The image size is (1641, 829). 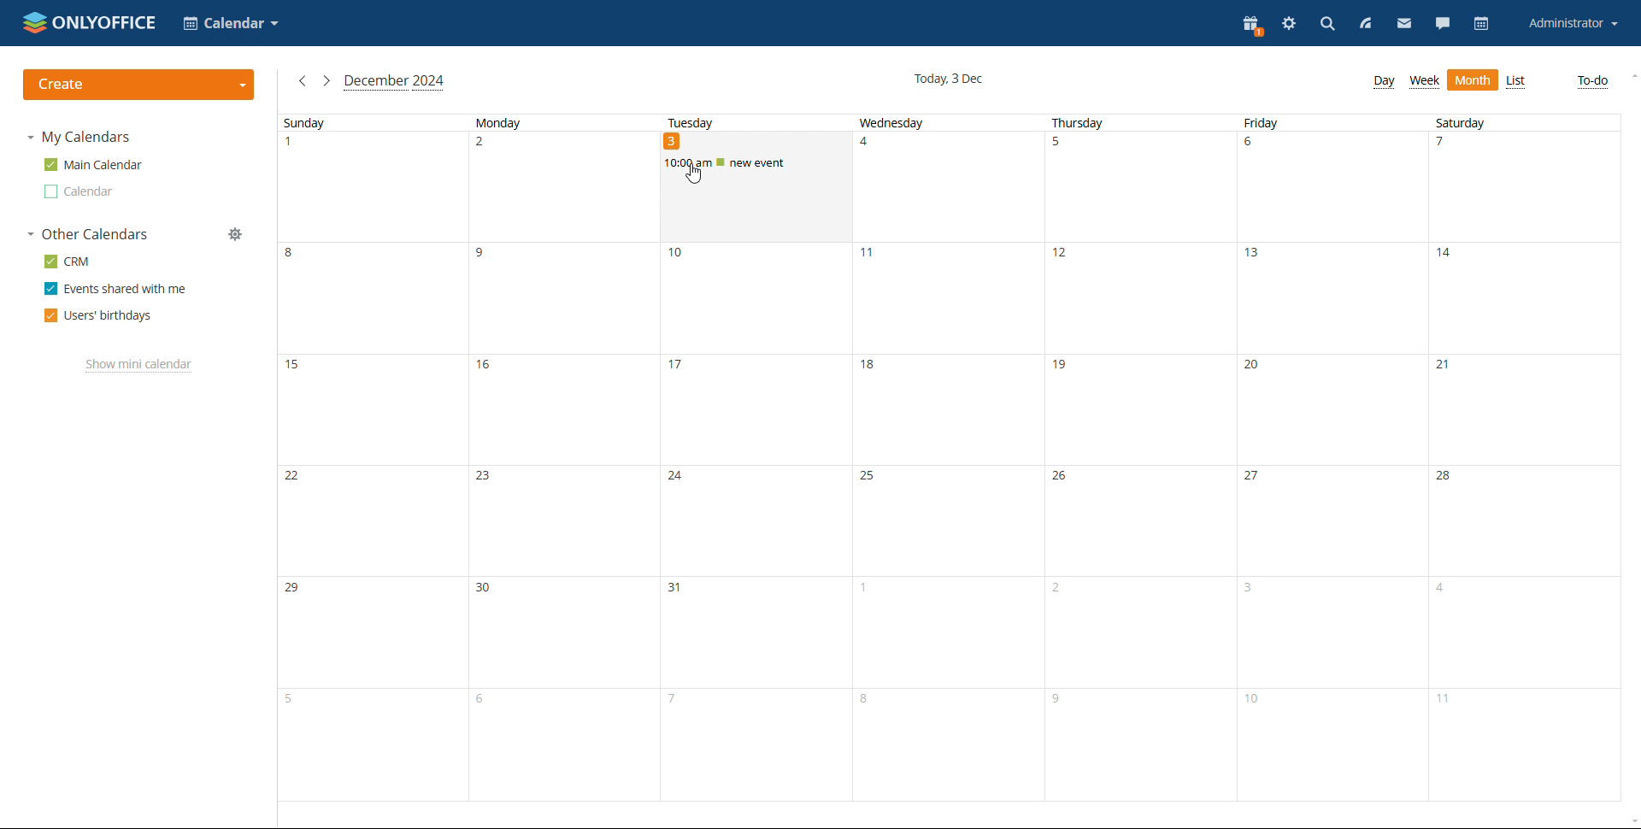 What do you see at coordinates (944, 632) in the screenshot?
I see `1` at bounding box center [944, 632].